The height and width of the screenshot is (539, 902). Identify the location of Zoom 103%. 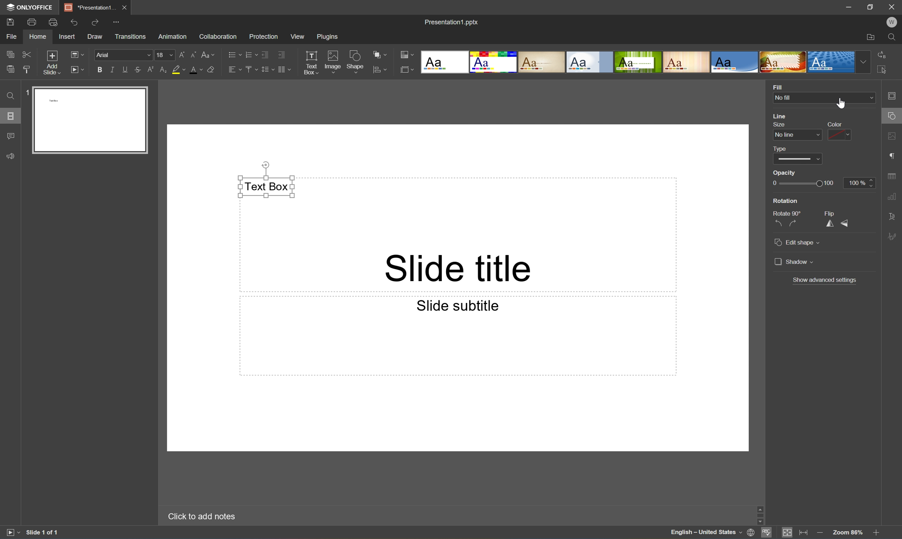
(848, 533).